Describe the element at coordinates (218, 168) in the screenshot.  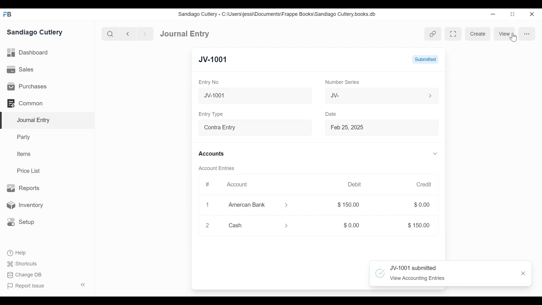
I see `Account Entries` at that location.